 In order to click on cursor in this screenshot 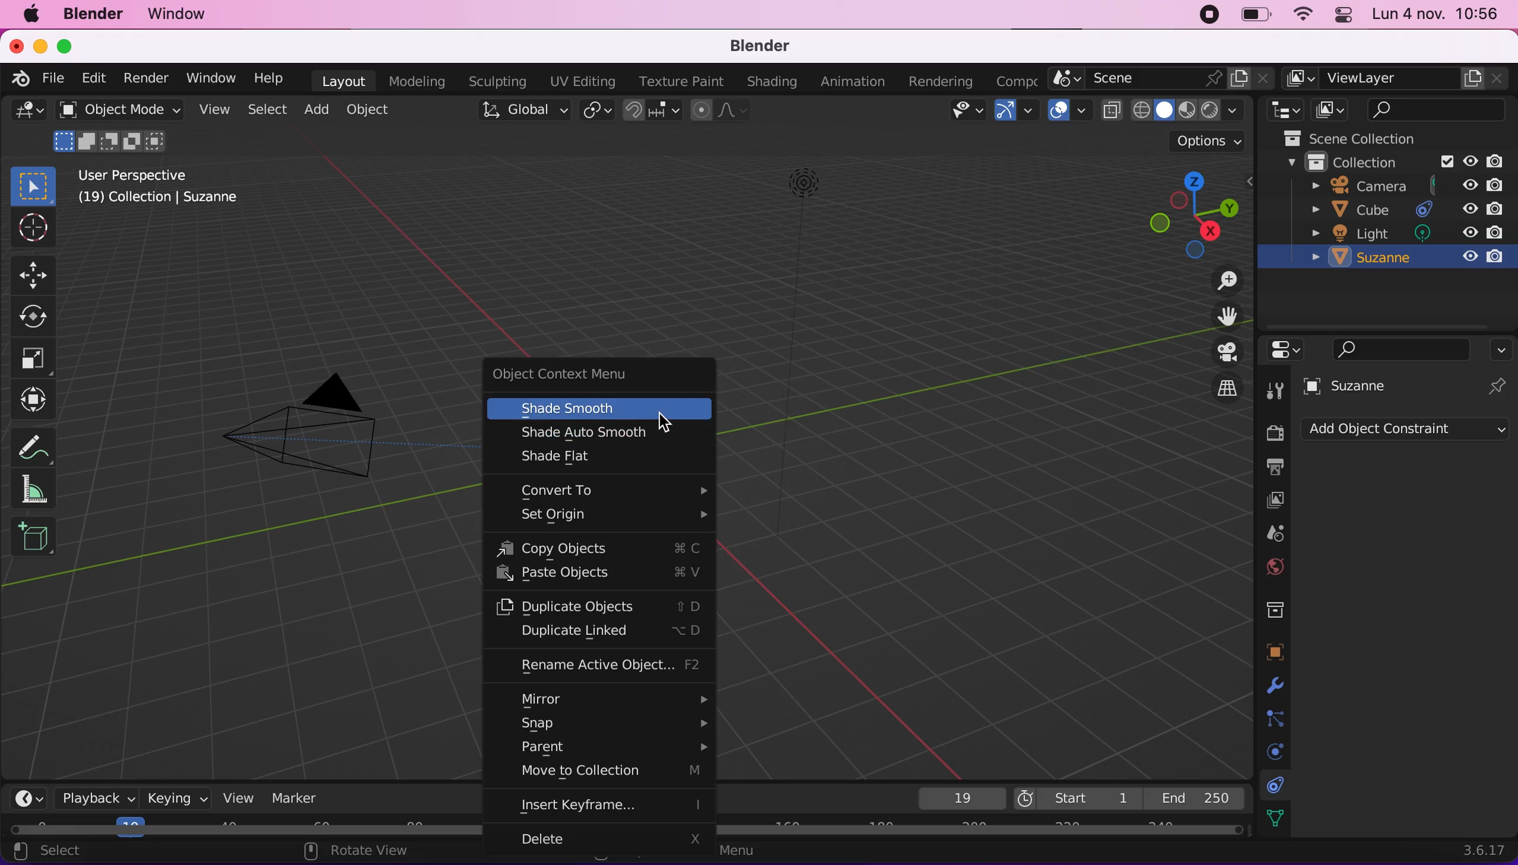, I will do `click(31, 229)`.